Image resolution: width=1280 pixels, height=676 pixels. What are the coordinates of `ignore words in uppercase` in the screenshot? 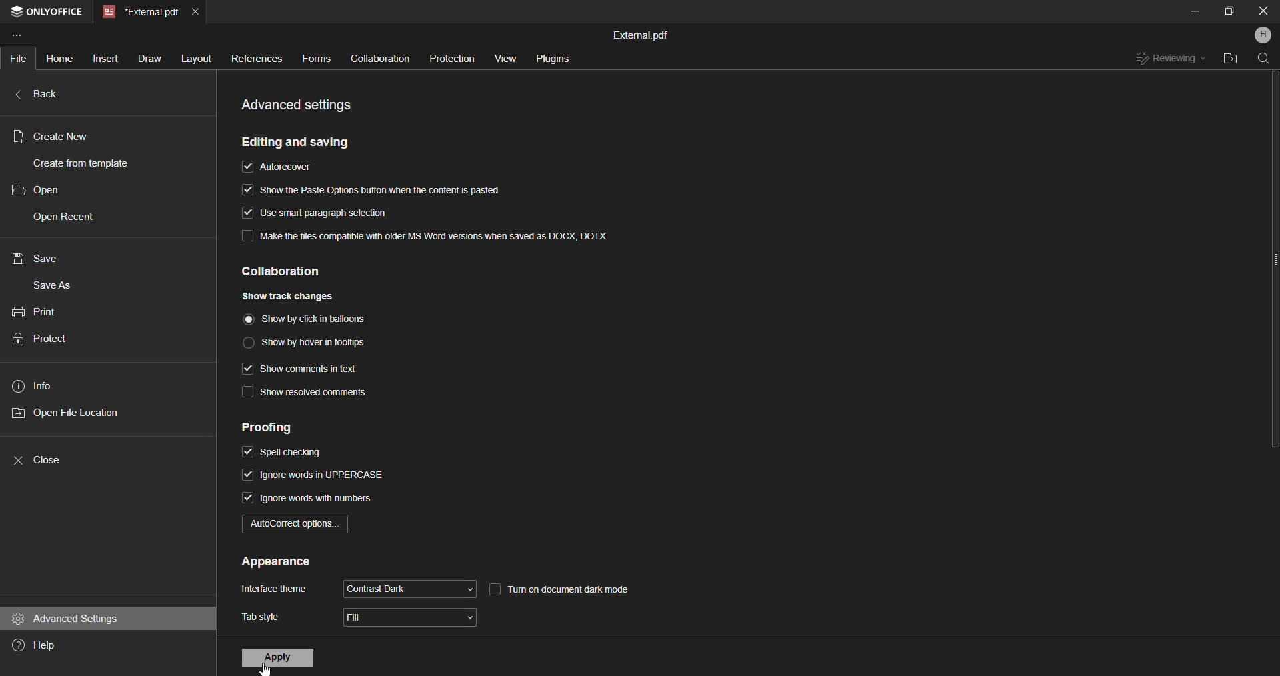 It's located at (315, 477).